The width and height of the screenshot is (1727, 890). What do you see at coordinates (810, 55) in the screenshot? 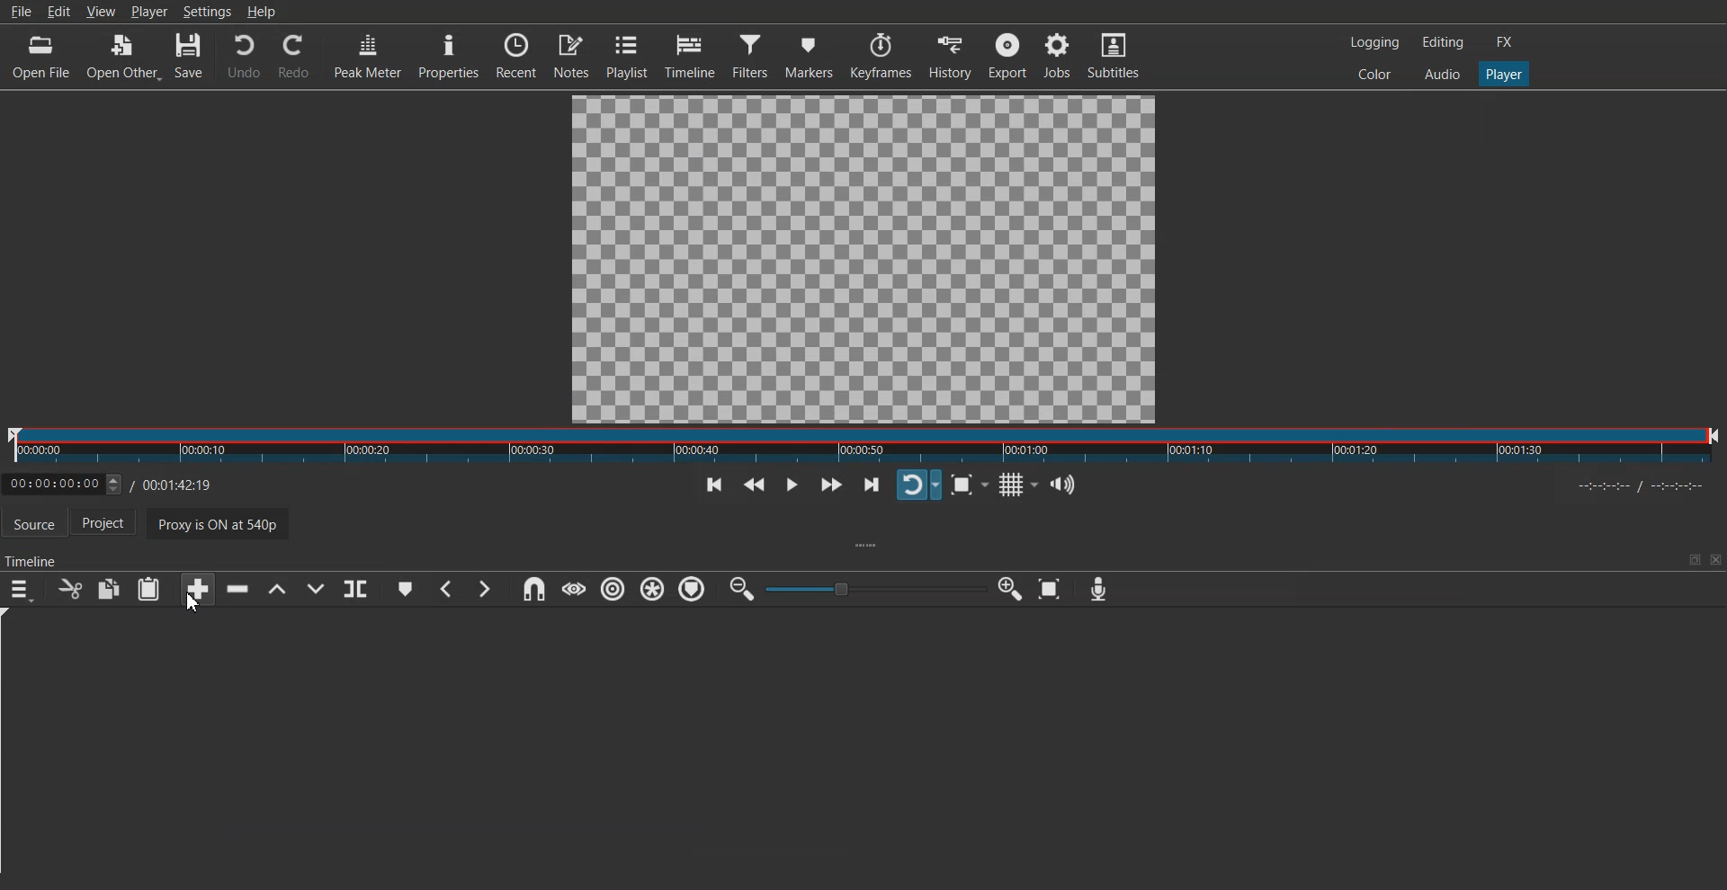
I see `Markers` at bounding box center [810, 55].